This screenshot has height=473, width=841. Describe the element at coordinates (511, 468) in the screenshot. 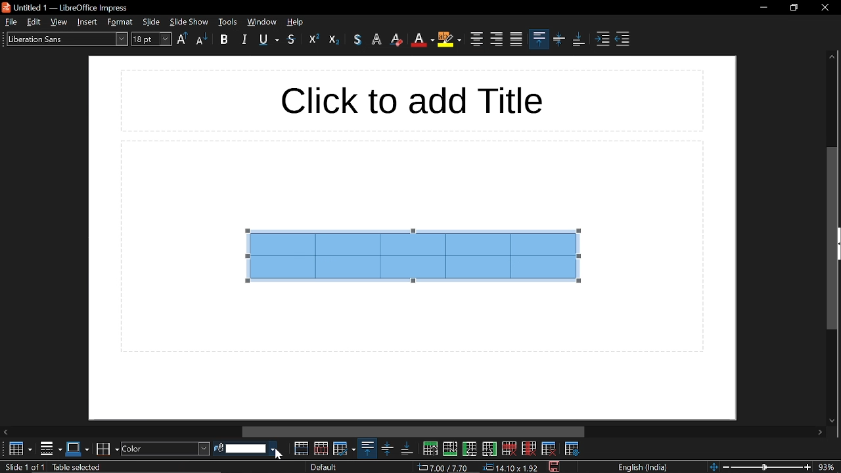

I see `dimension` at that location.